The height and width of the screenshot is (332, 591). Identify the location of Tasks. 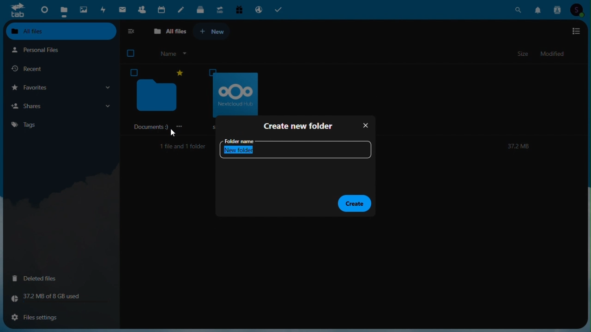
(279, 9).